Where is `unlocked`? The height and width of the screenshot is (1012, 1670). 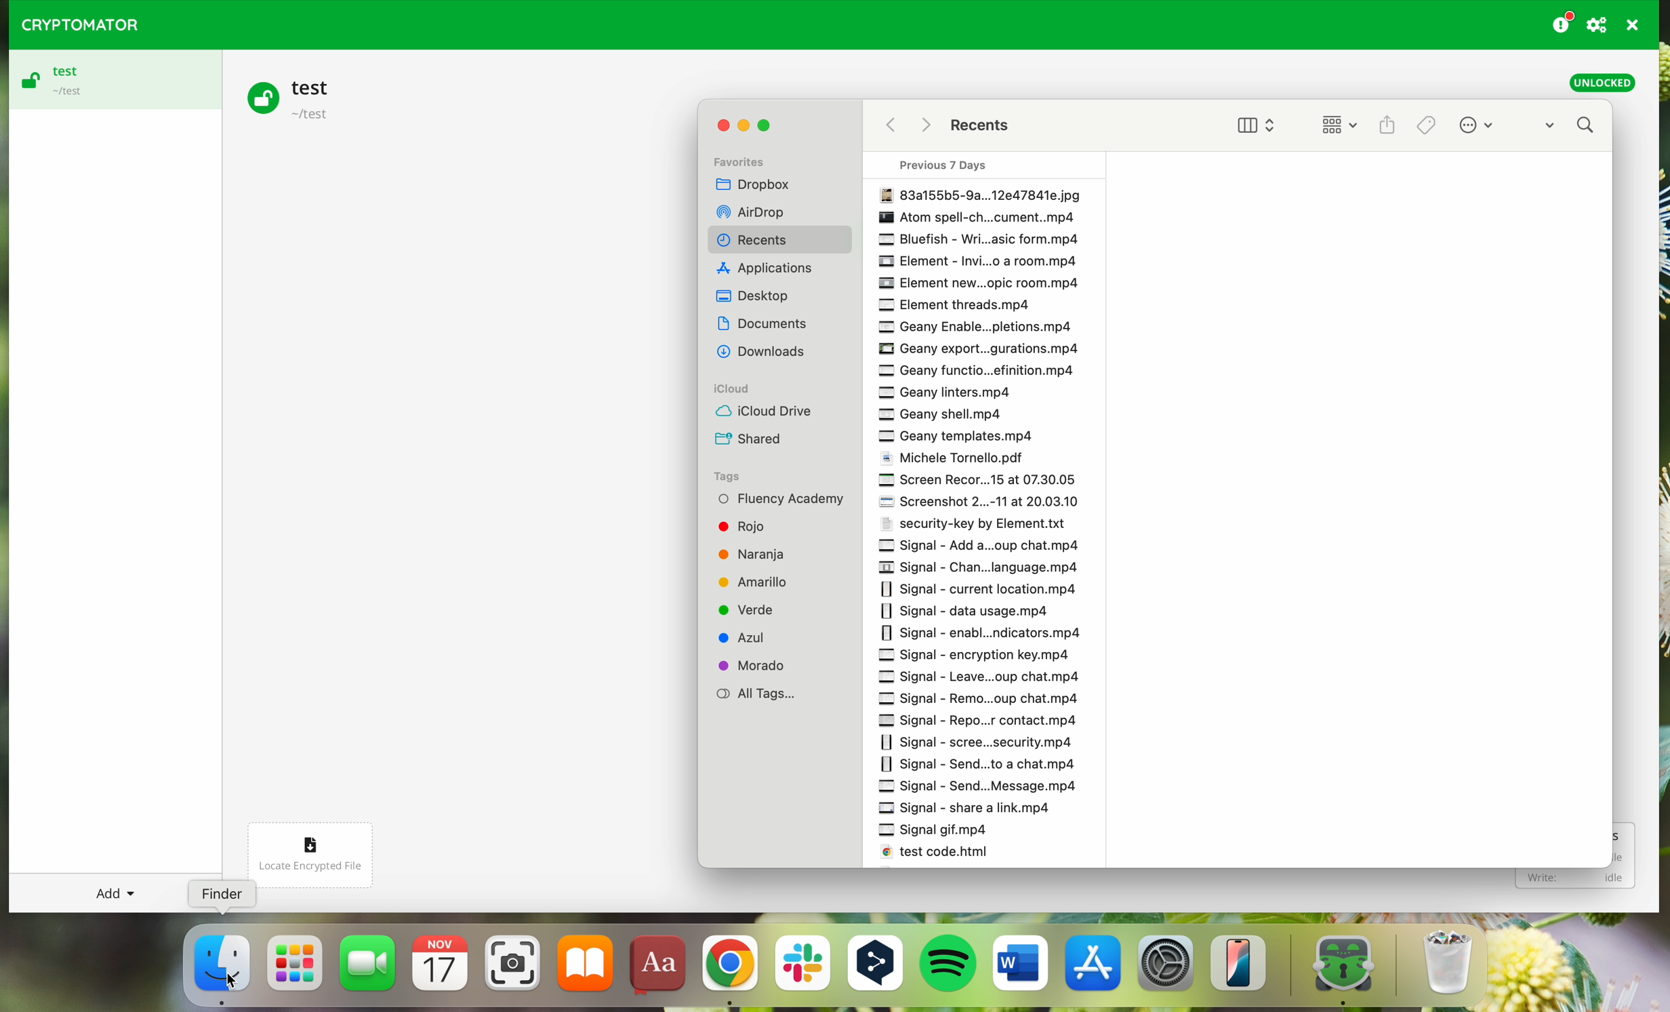 unlocked is located at coordinates (1602, 83).